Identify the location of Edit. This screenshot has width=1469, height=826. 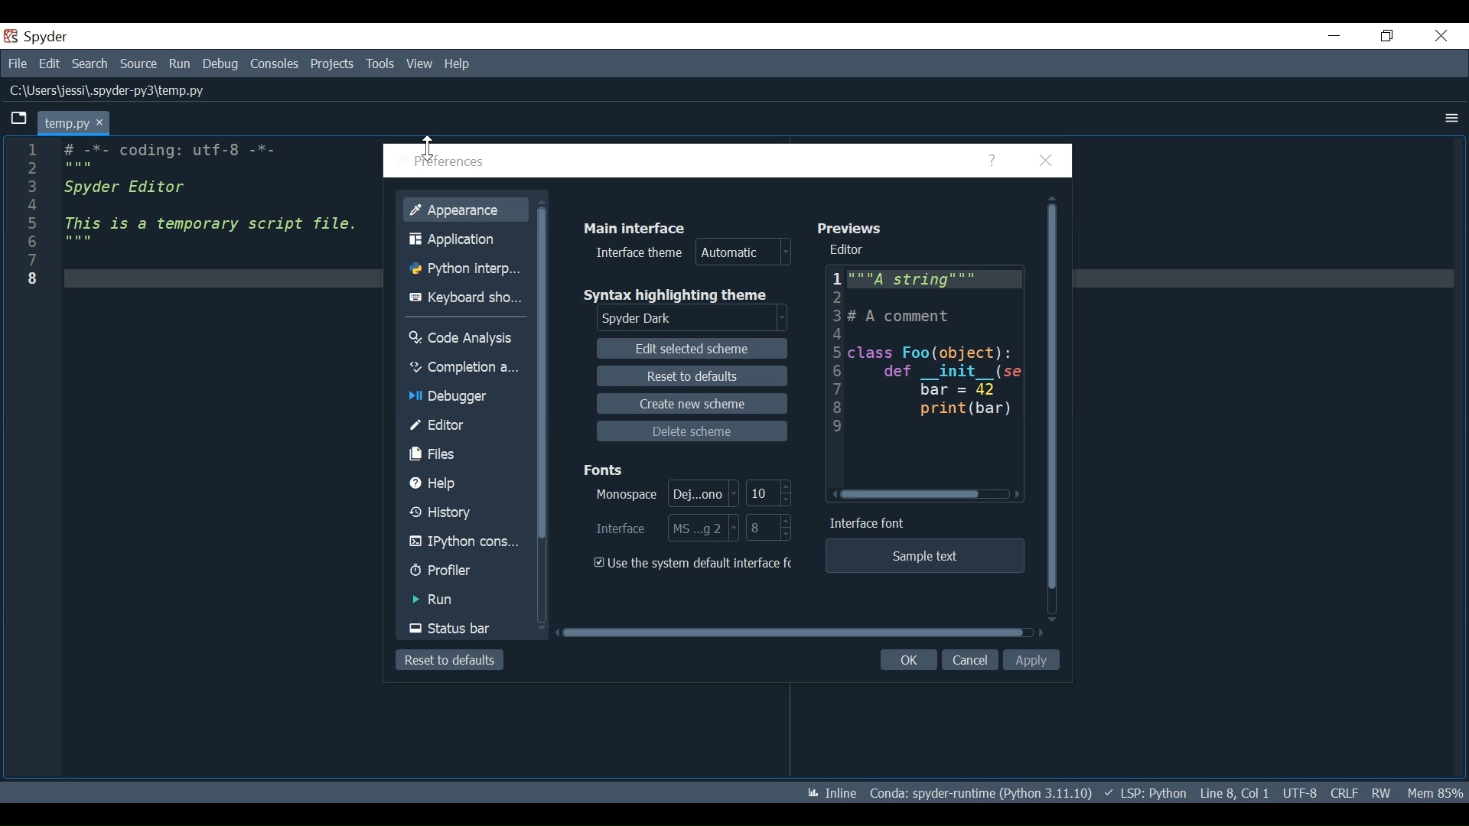
(51, 64).